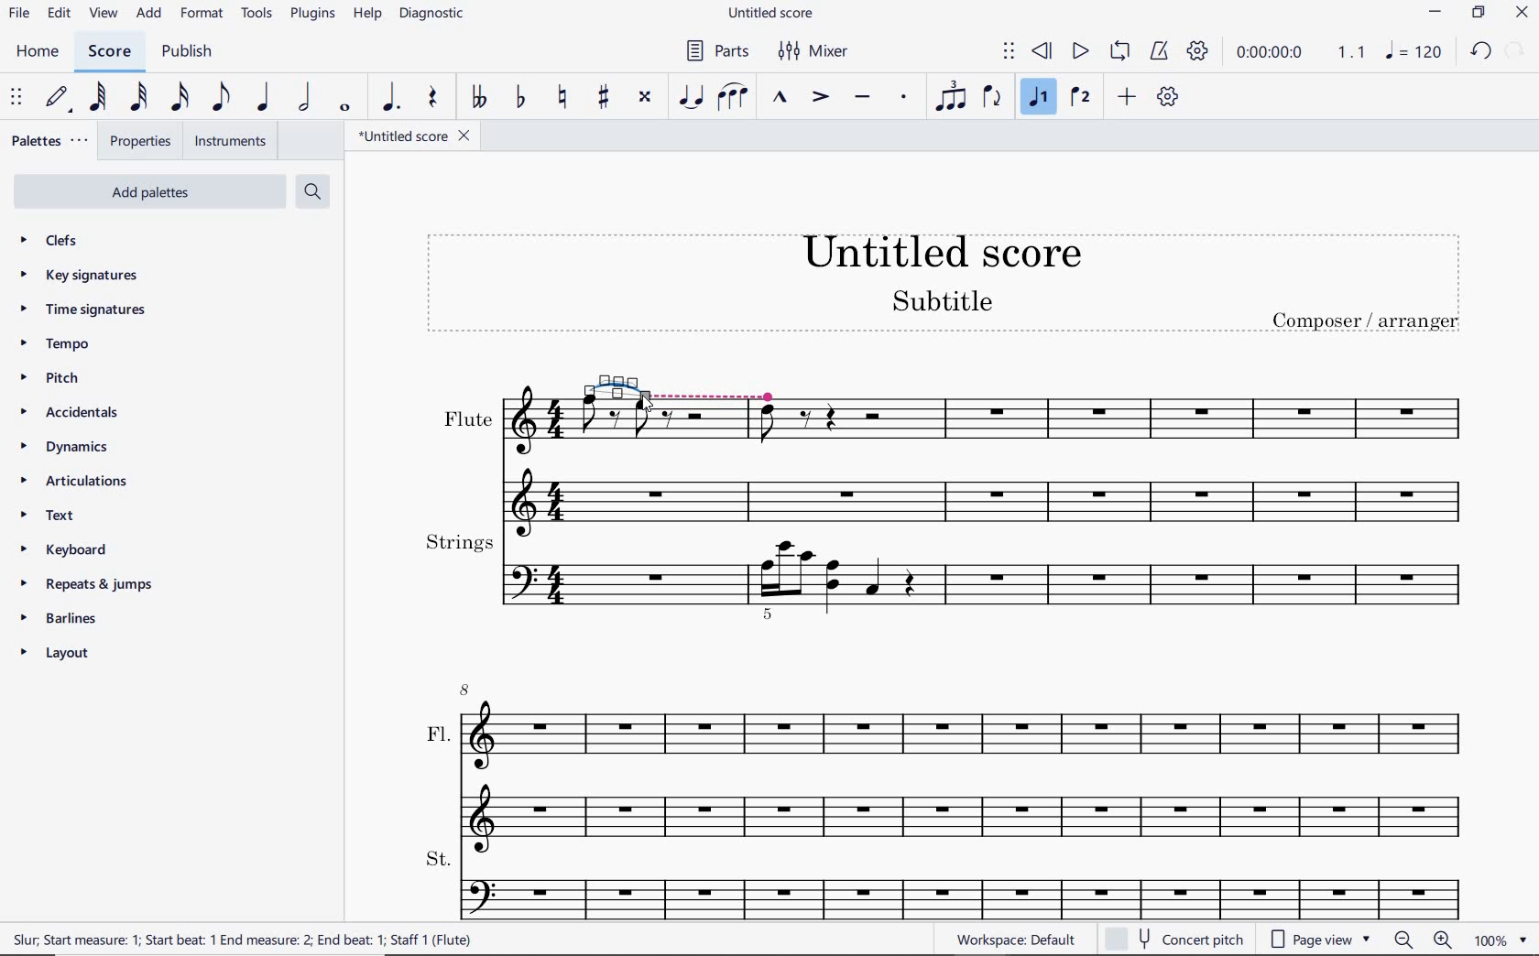 Image resolution: width=1539 pixels, height=956 pixels. What do you see at coordinates (93, 585) in the screenshot?
I see `repeats & jumps` at bounding box center [93, 585].